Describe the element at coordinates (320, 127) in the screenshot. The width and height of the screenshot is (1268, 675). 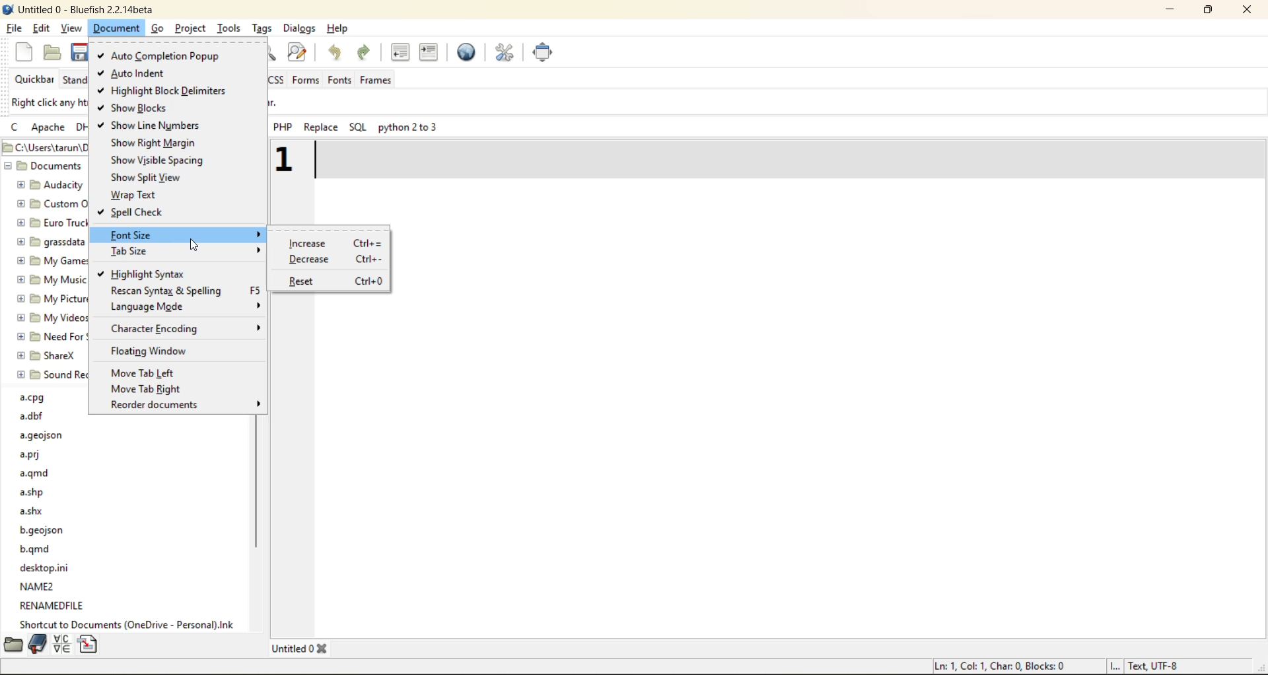
I see `replace` at that location.